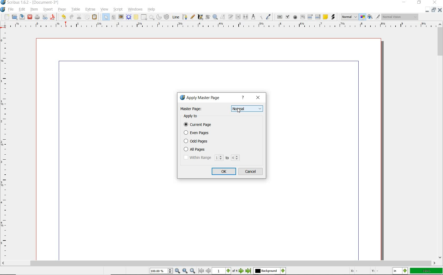 The width and height of the screenshot is (443, 275). What do you see at coordinates (239, 17) in the screenshot?
I see `link text frames` at bounding box center [239, 17].